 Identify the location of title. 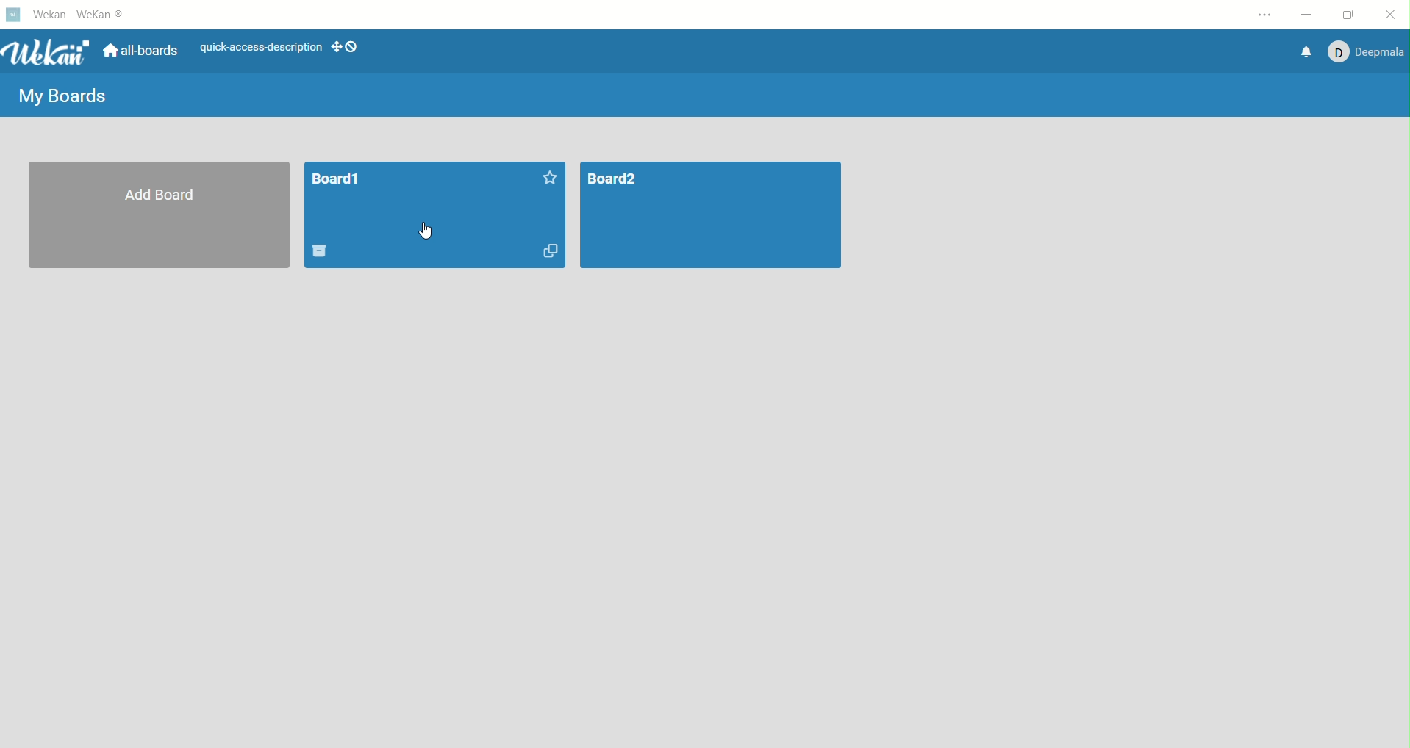
(340, 181).